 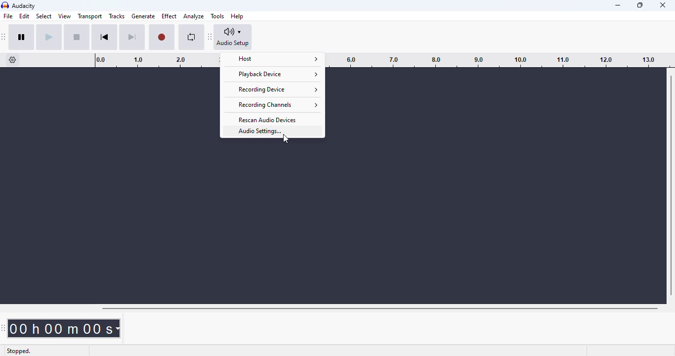 What do you see at coordinates (144, 16) in the screenshot?
I see `generate` at bounding box center [144, 16].